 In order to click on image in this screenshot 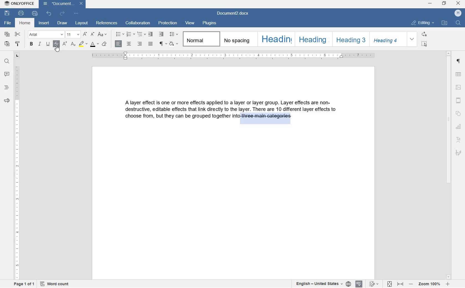, I will do `click(459, 88)`.